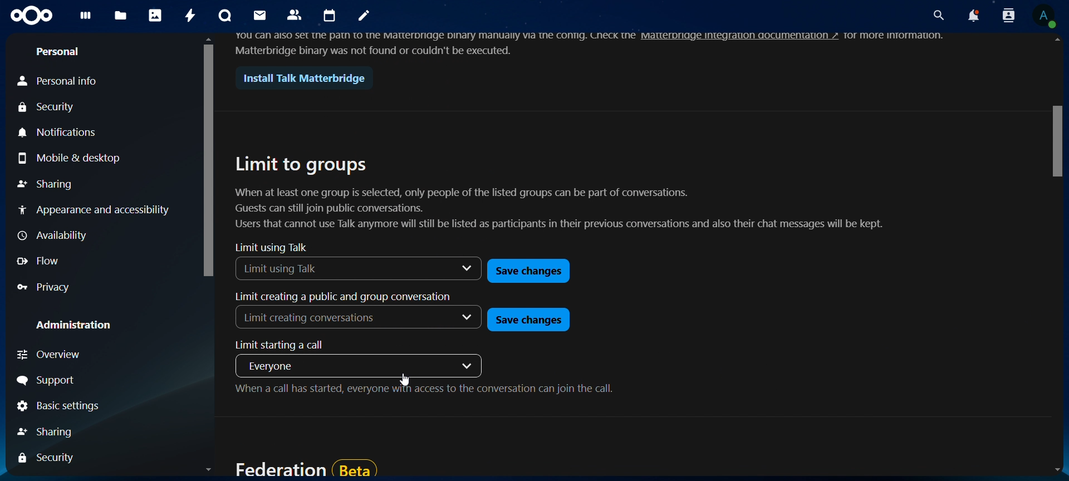 This screenshot has height=481, width=1069. What do you see at coordinates (46, 186) in the screenshot?
I see `Sharing` at bounding box center [46, 186].